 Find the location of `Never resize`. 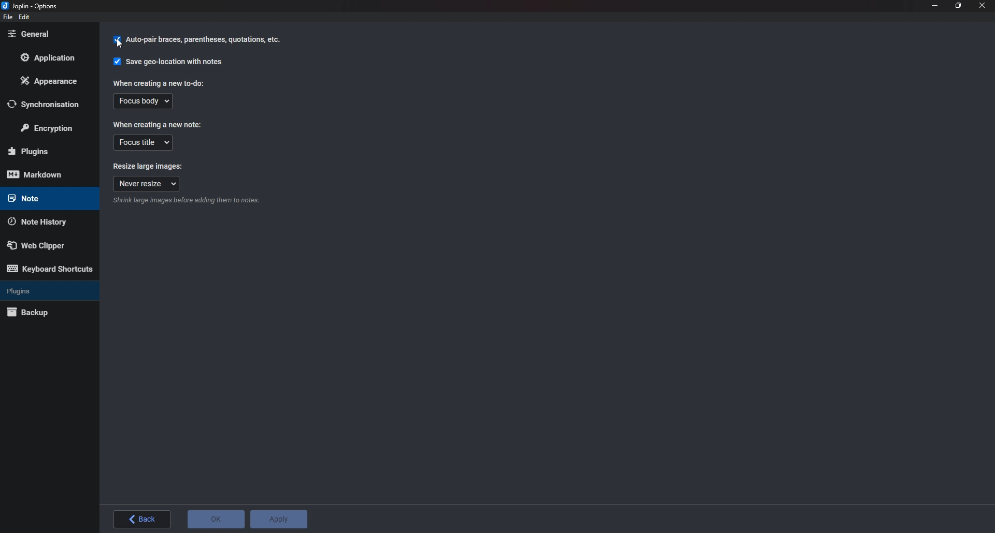

Never resize is located at coordinates (147, 184).